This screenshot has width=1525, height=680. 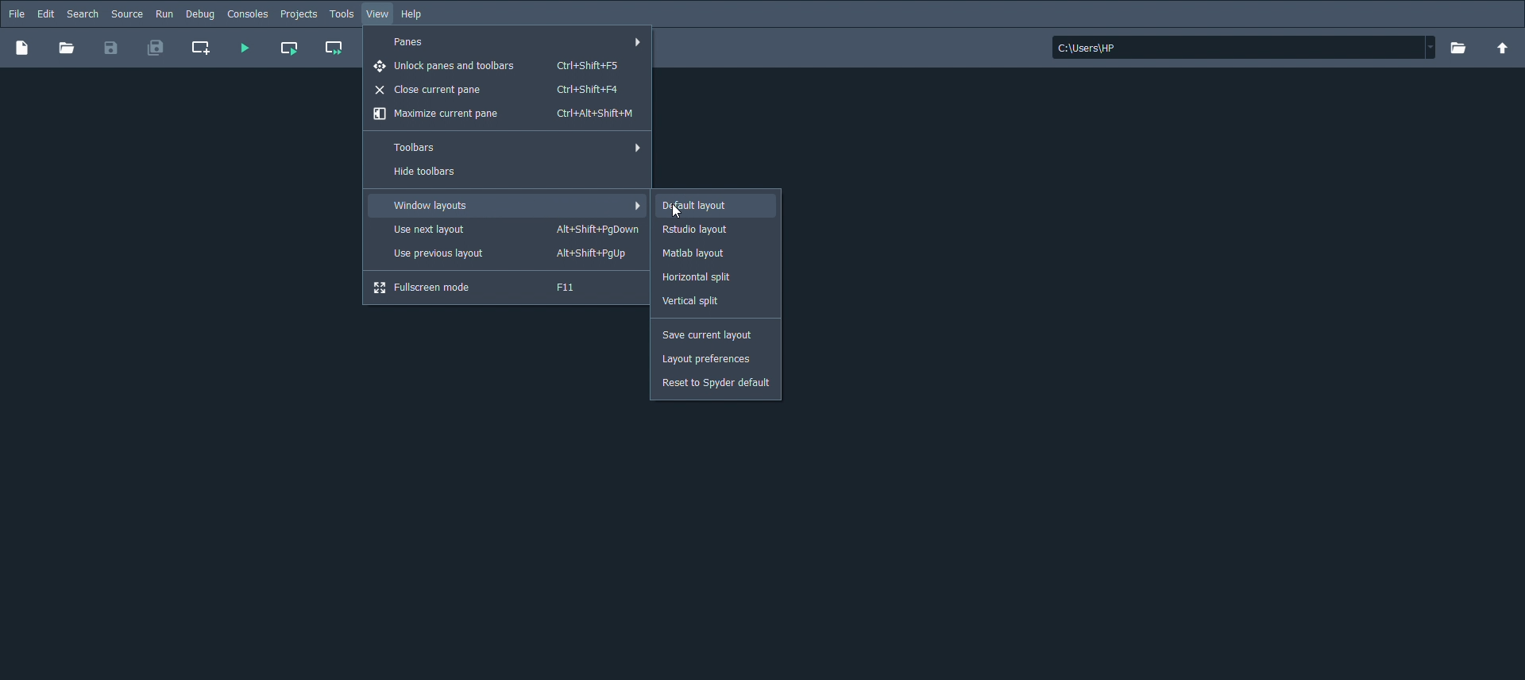 I want to click on Run file, so click(x=245, y=48).